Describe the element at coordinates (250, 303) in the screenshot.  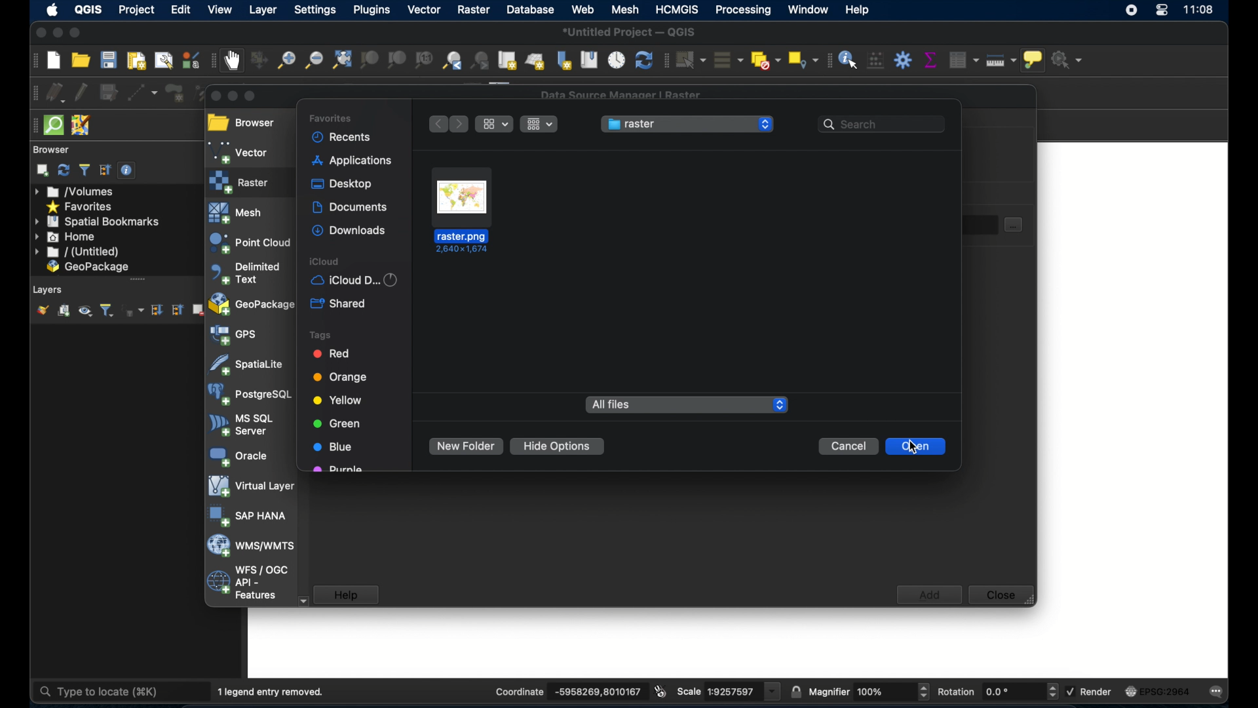
I see `geopackage` at that location.